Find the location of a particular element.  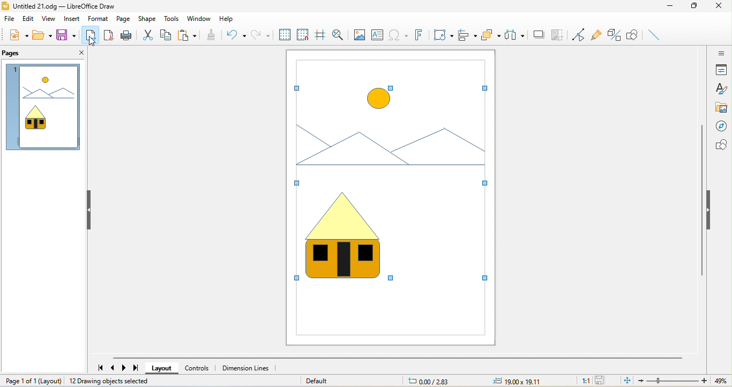

gallery is located at coordinates (720, 108).